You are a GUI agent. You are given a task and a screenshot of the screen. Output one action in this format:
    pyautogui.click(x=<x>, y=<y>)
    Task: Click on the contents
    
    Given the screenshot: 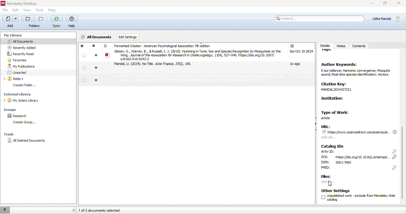 What is the action you would take?
    pyautogui.click(x=360, y=46)
    